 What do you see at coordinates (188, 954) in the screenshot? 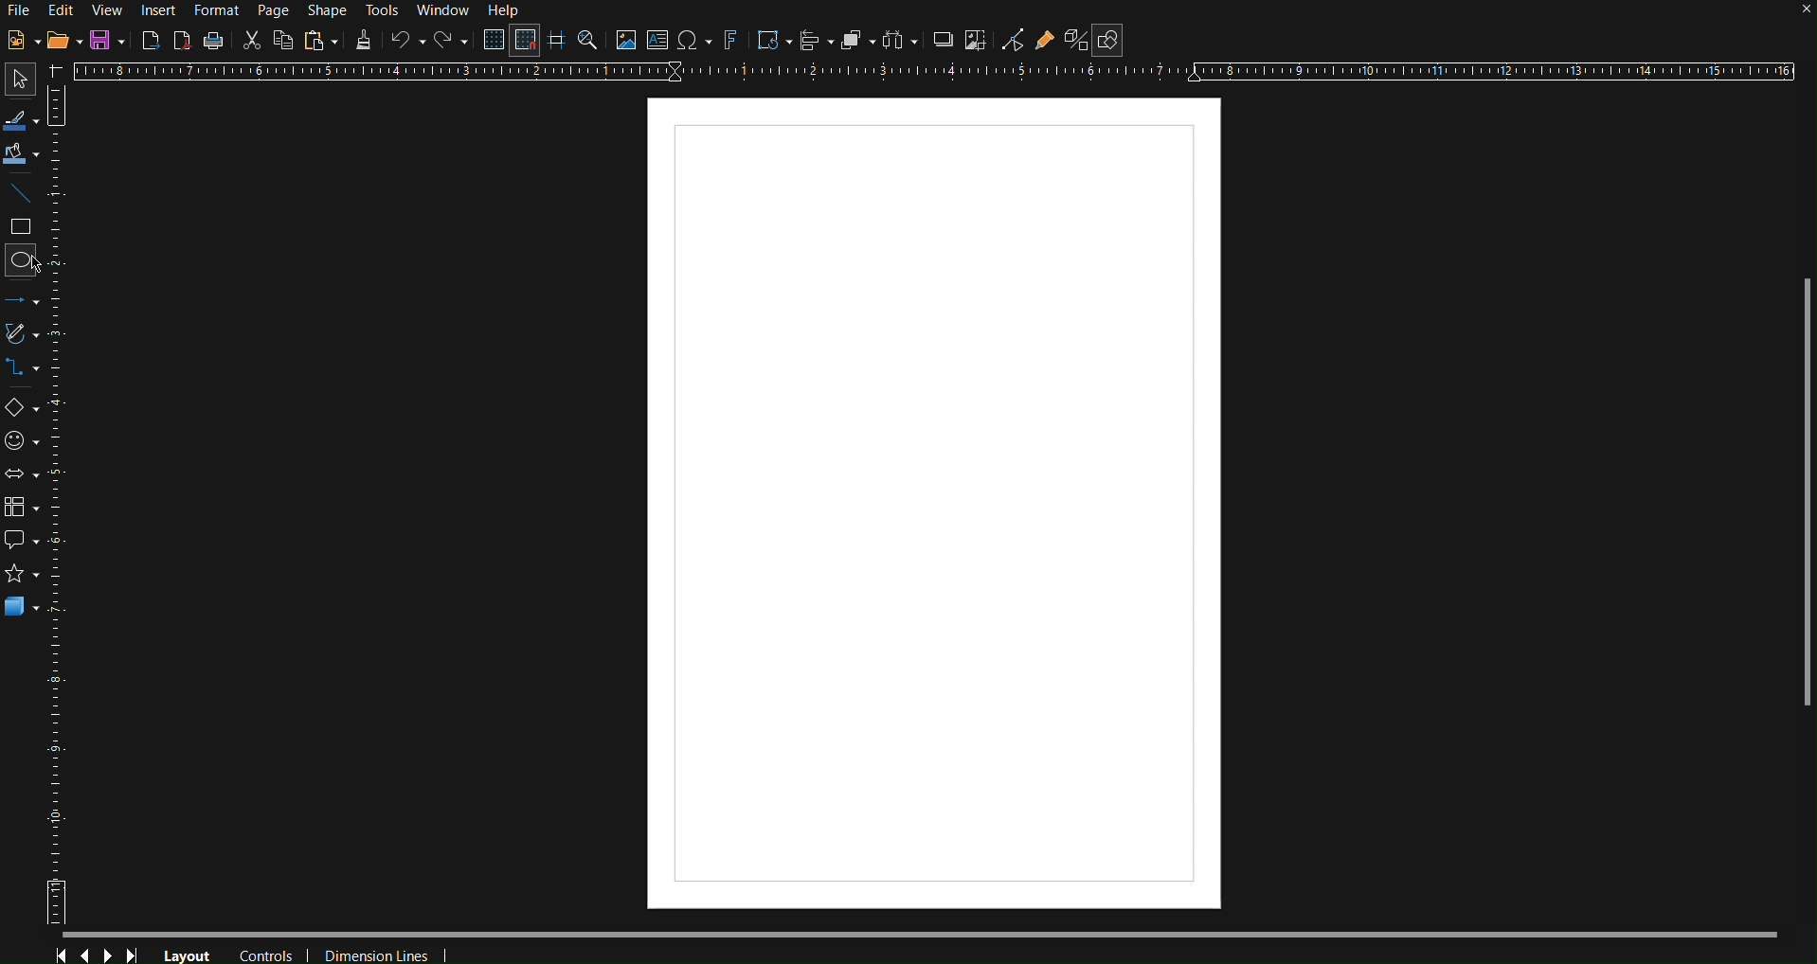
I see `Layout` at bounding box center [188, 954].